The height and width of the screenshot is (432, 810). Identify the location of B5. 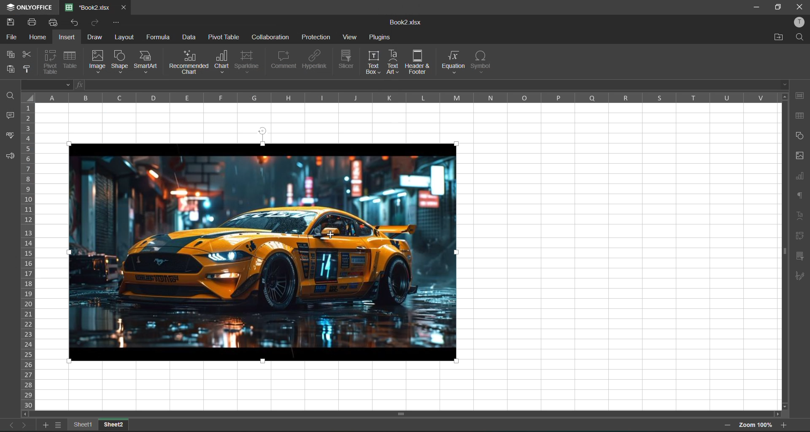
(45, 85).